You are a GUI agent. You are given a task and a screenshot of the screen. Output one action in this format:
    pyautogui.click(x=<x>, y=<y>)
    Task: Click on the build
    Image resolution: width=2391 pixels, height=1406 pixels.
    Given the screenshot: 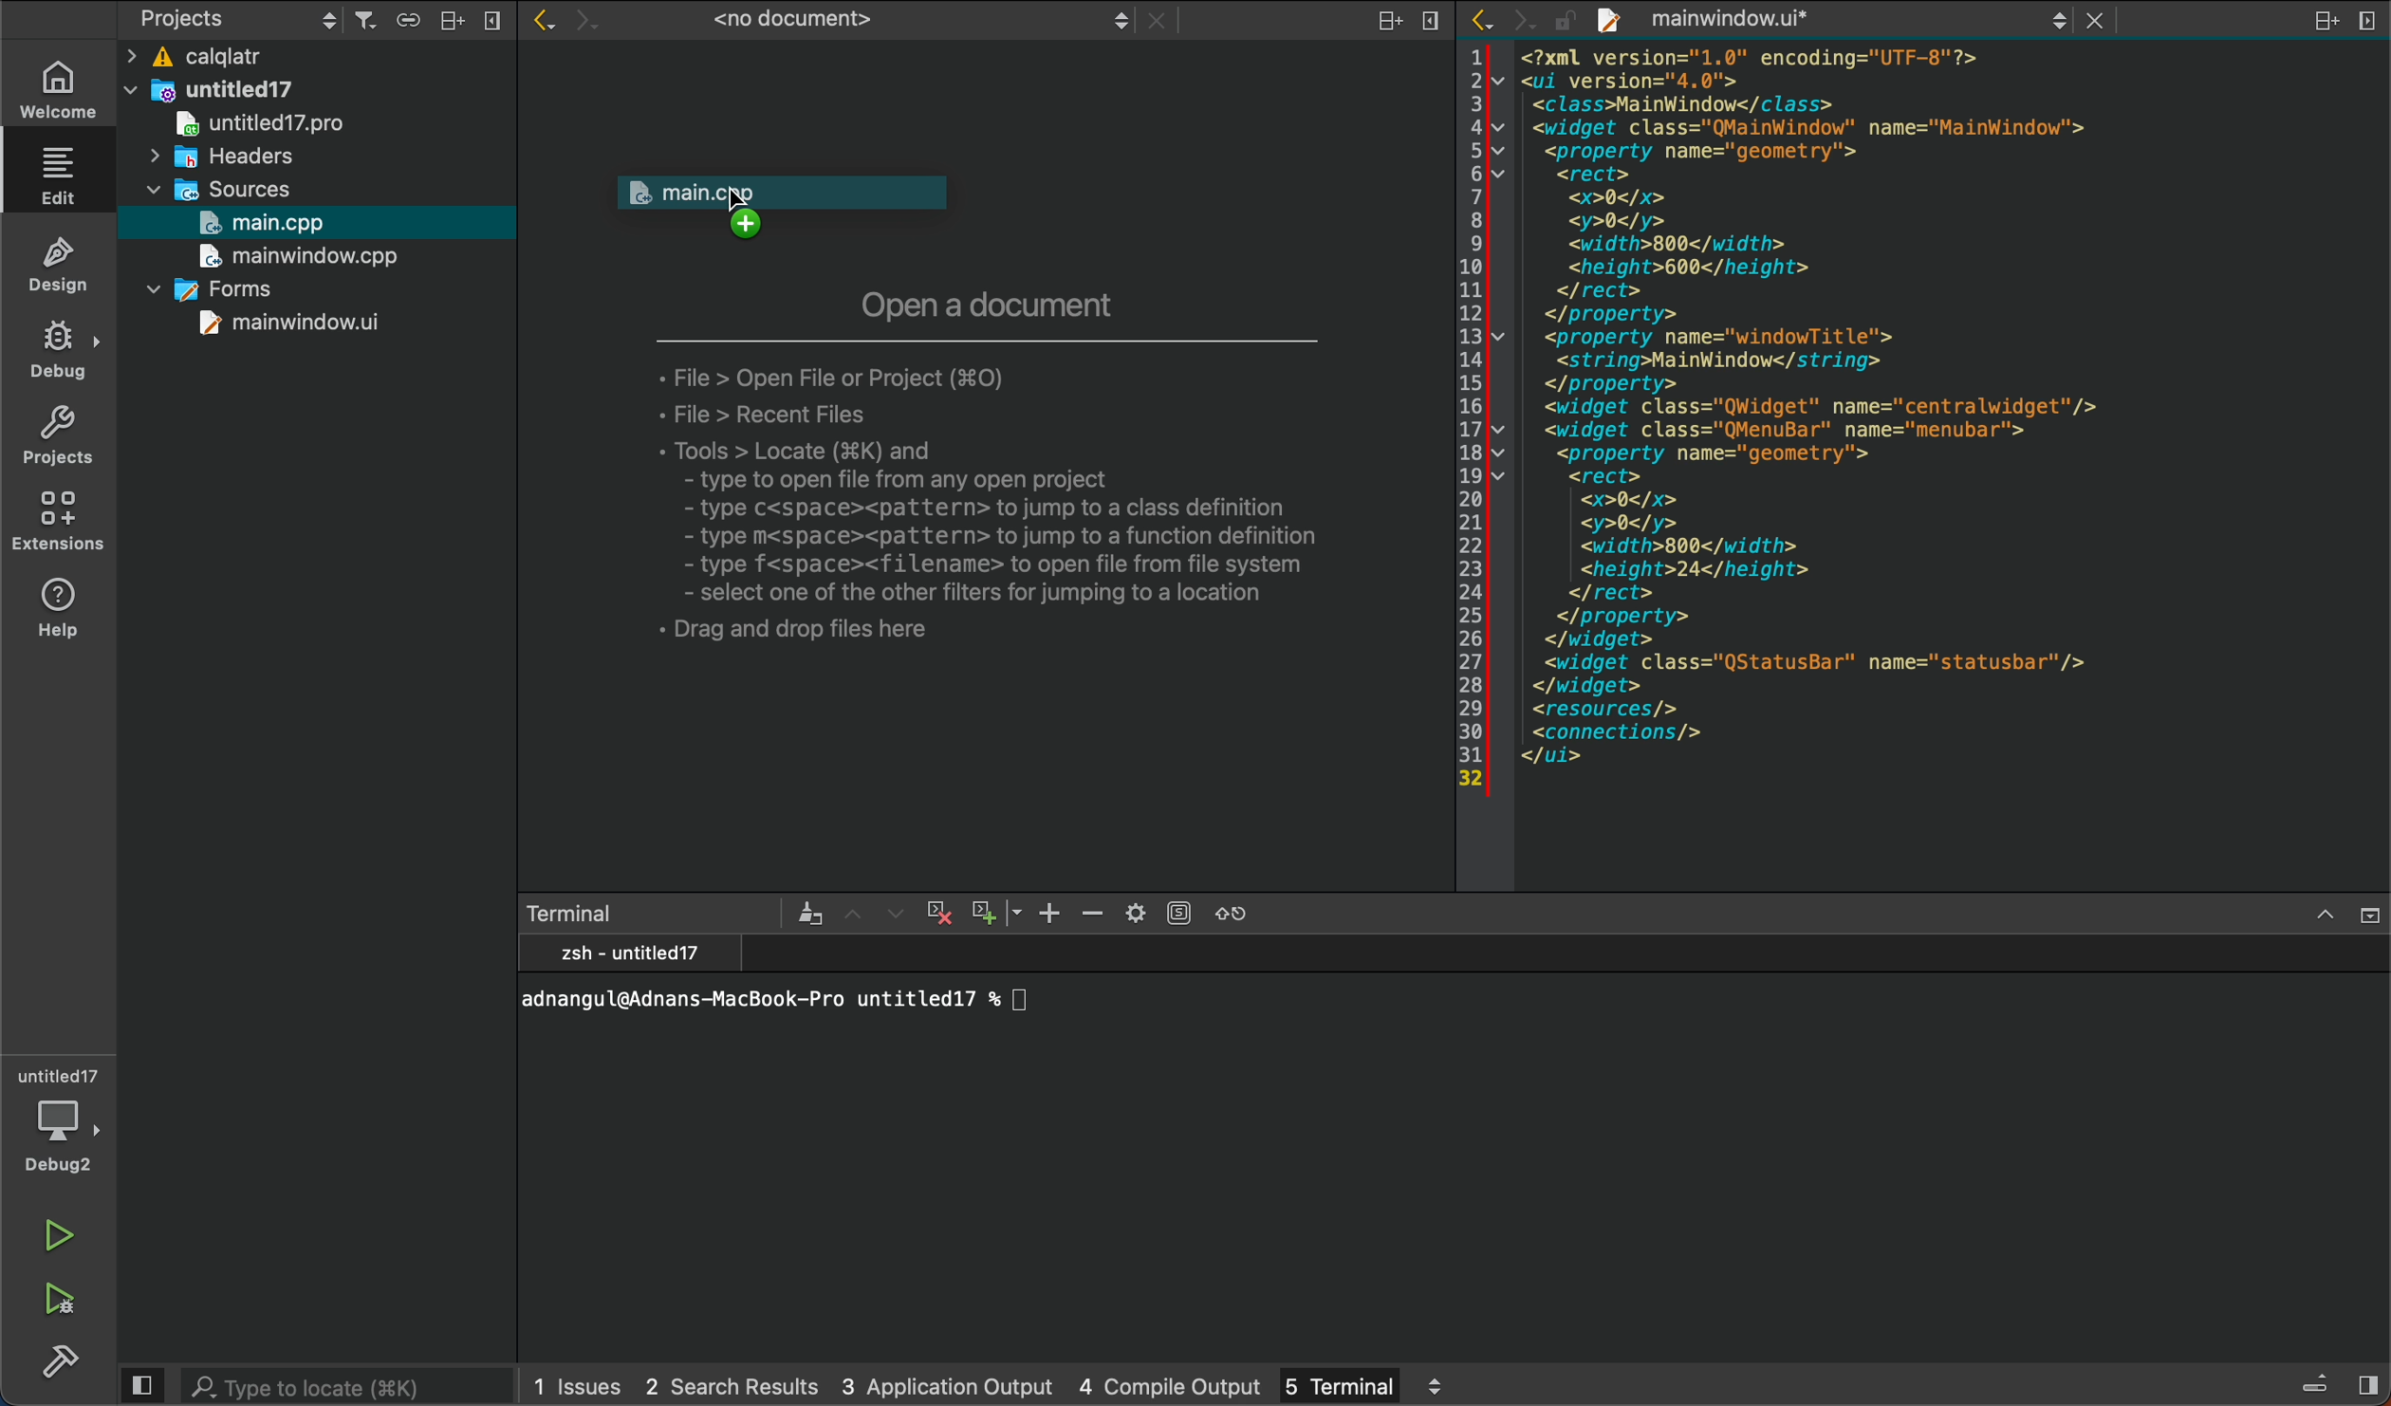 What is the action you would take?
    pyautogui.click(x=57, y=1360)
    